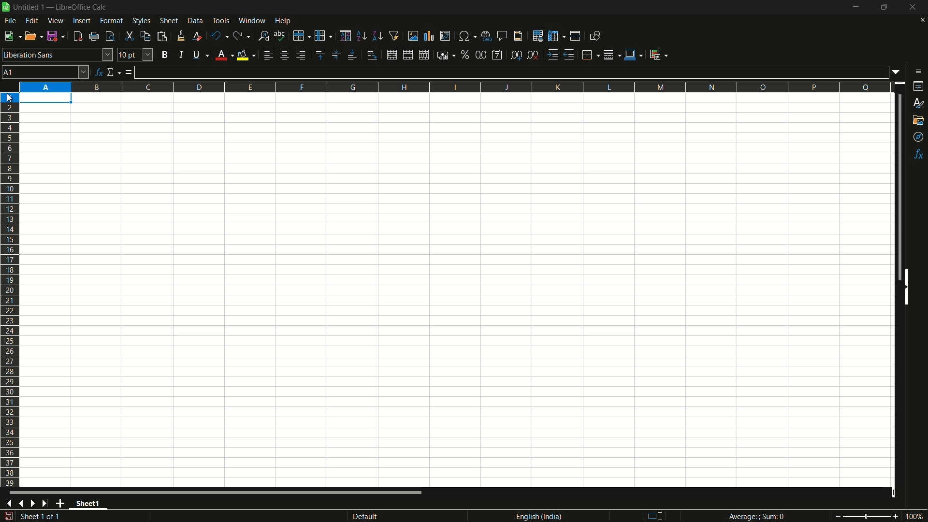 The image size is (928, 522). What do you see at coordinates (394, 36) in the screenshot?
I see `auto filter` at bounding box center [394, 36].